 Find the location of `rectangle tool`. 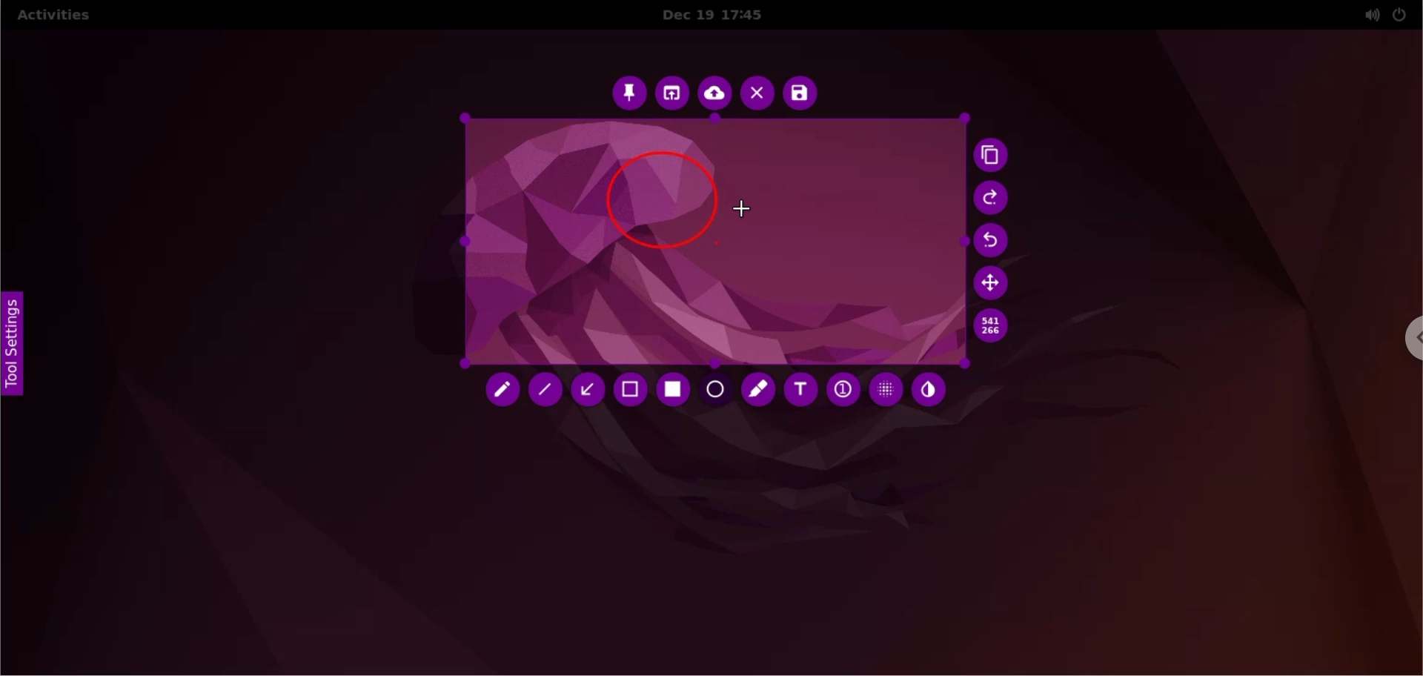

rectangle tool is located at coordinates (675, 390).